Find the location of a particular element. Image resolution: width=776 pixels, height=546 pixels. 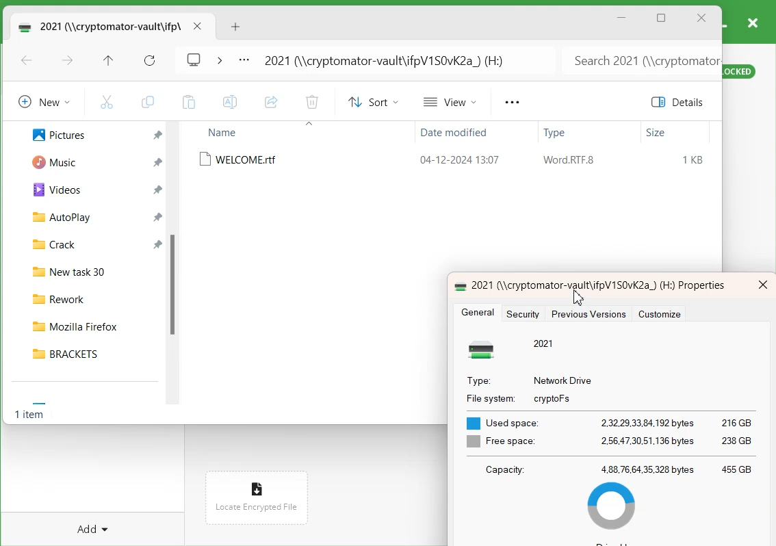

icon is located at coordinates (486, 350).